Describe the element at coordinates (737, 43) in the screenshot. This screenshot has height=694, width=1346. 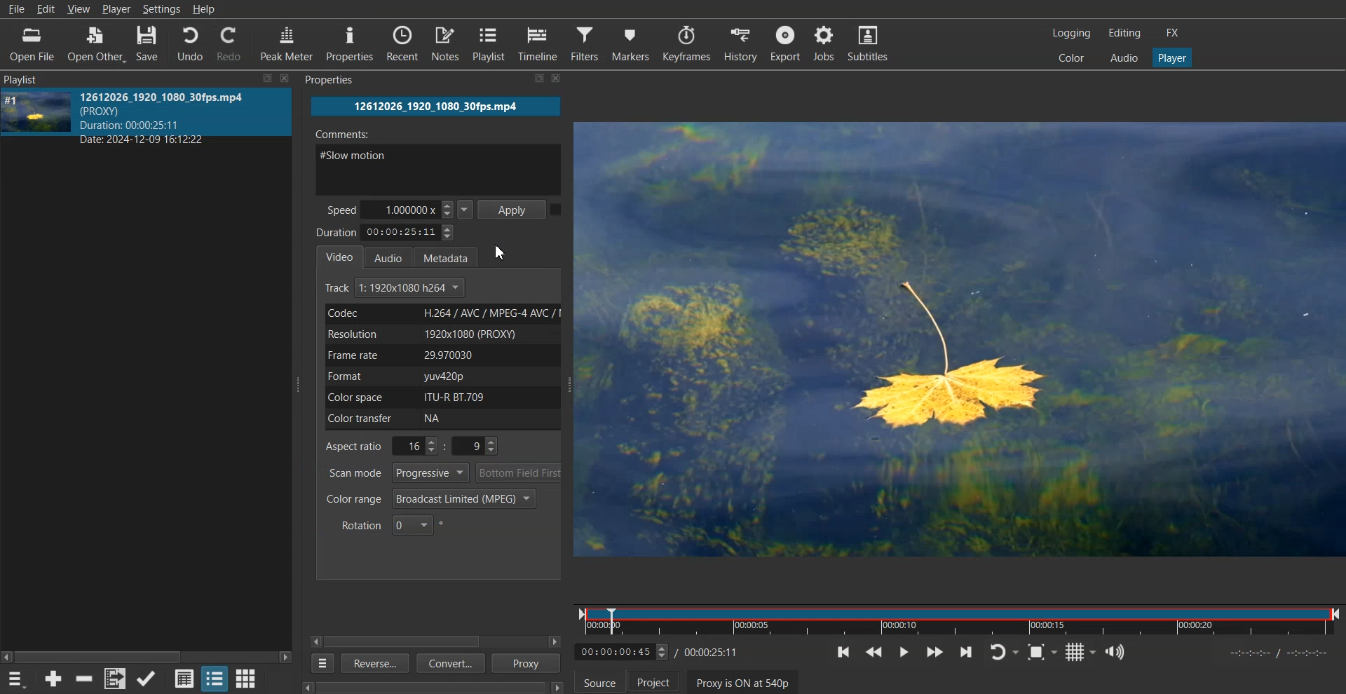
I see `History` at that location.